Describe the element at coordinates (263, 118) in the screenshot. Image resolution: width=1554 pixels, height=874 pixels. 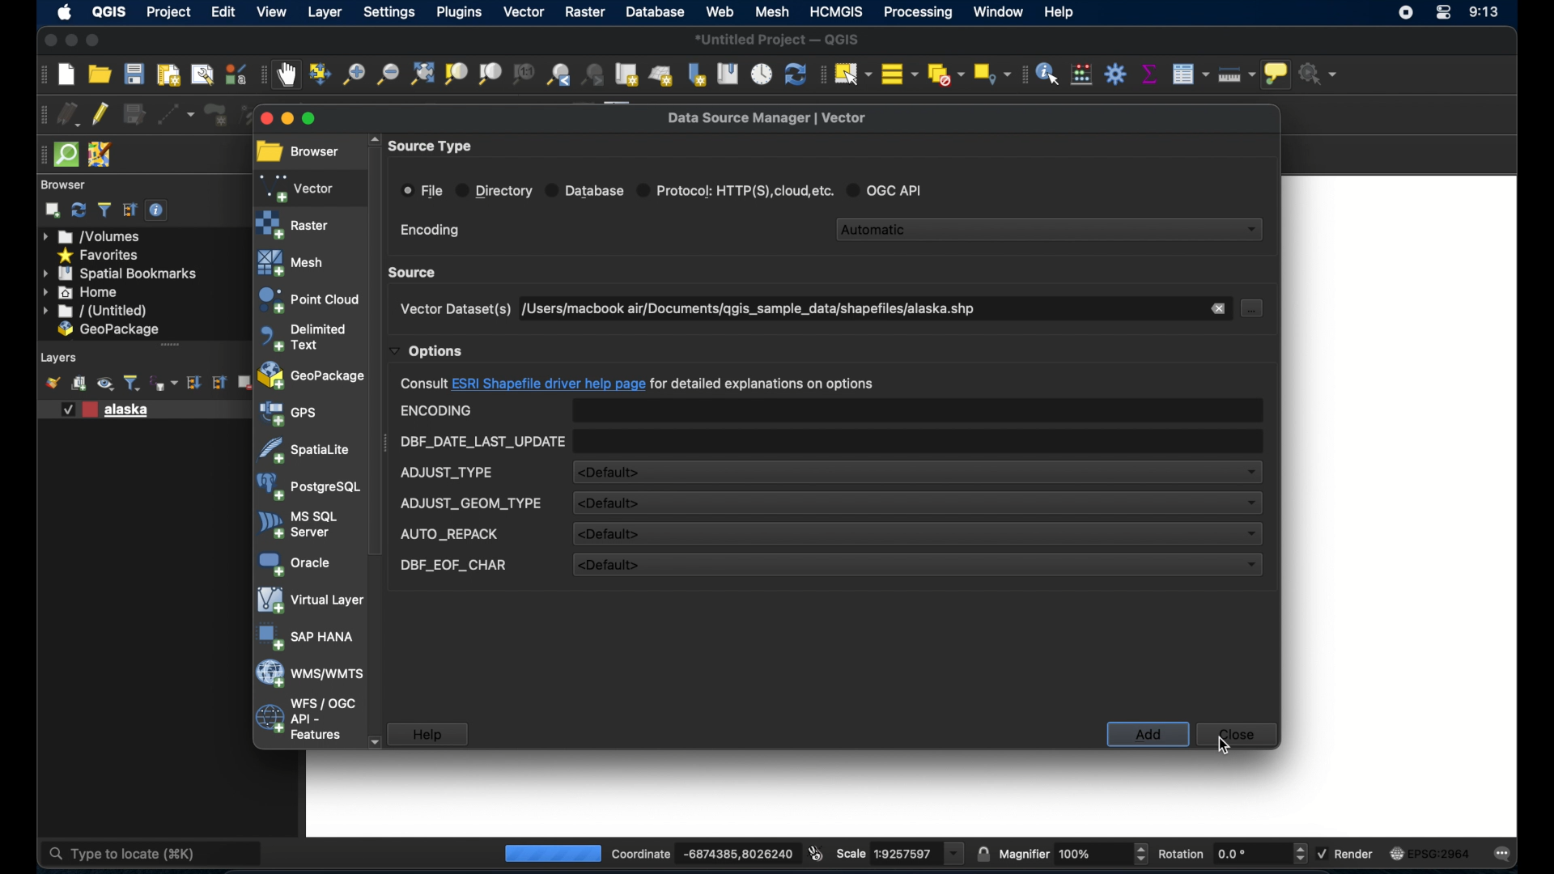
I see `close` at that location.